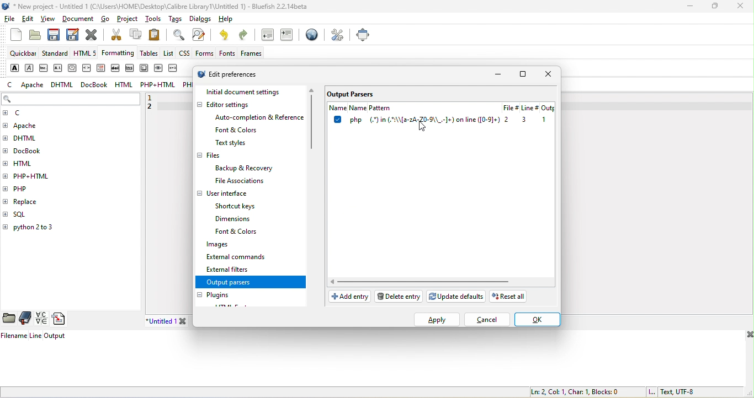 This screenshot has height=398, width=754. What do you see at coordinates (511, 298) in the screenshot?
I see `reset all` at bounding box center [511, 298].